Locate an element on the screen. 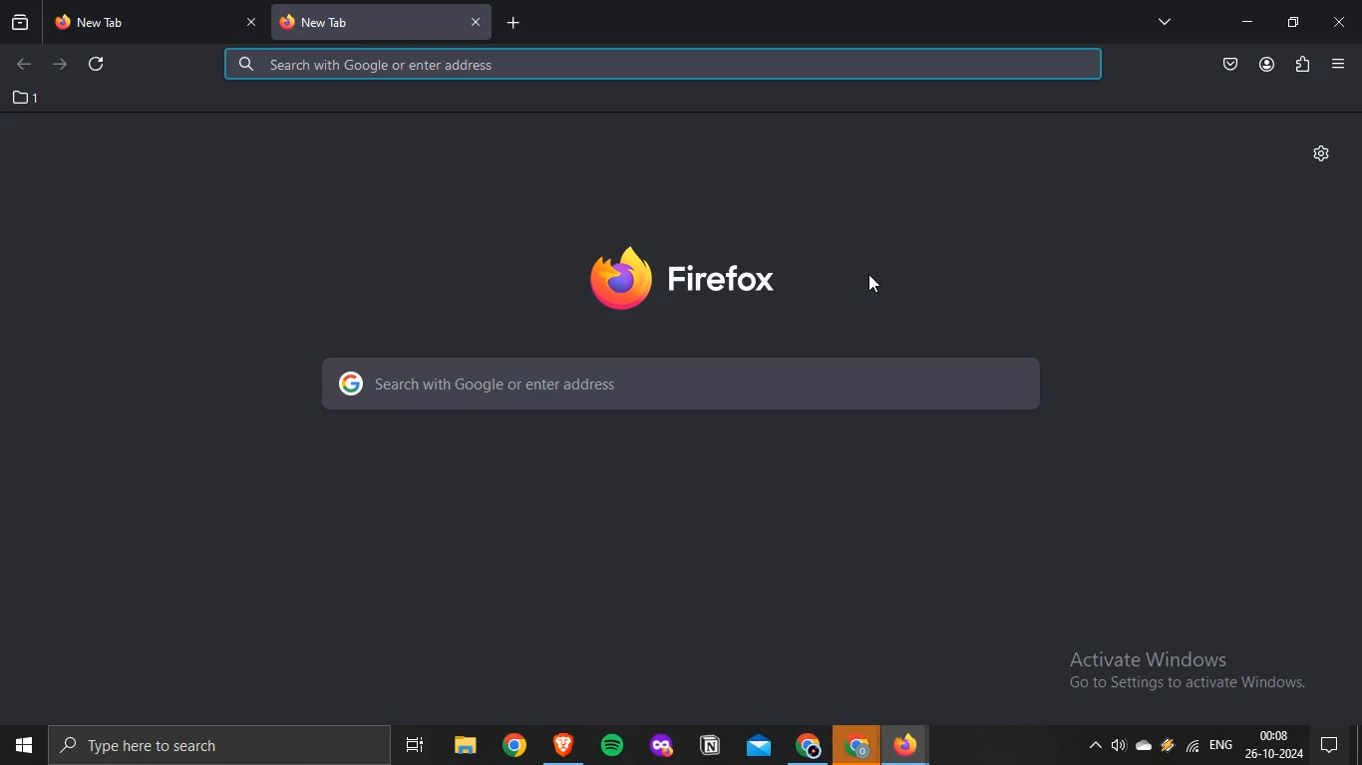  all tabs is located at coordinates (1165, 21).